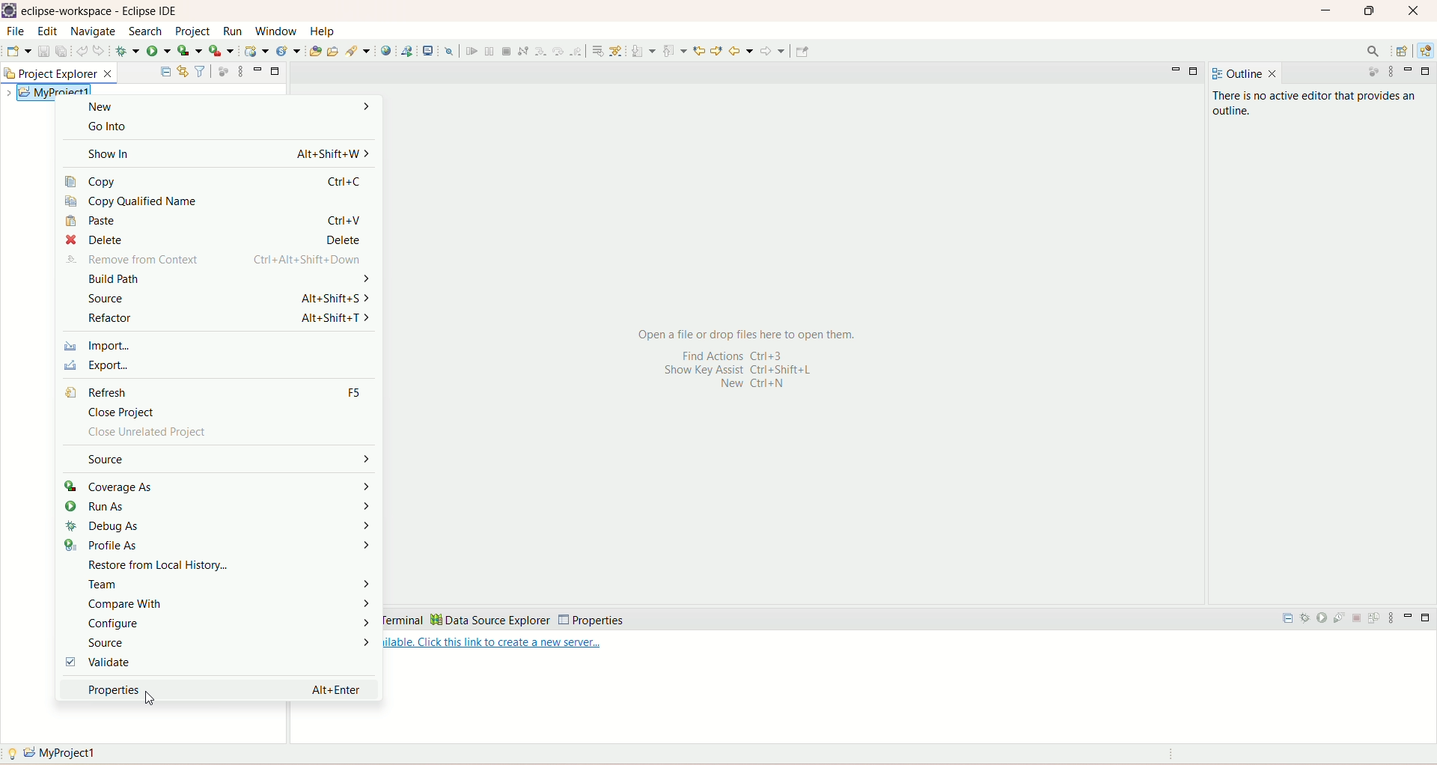 Image resolution: width=1437 pixels, height=765 pixels. What do you see at coordinates (214, 260) in the screenshot?
I see `remove from content` at bounding box center [214, 260].